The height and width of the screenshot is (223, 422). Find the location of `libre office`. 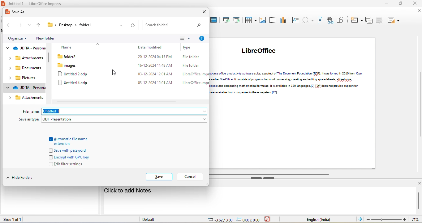

libre office is located at coordinates (261, 53).